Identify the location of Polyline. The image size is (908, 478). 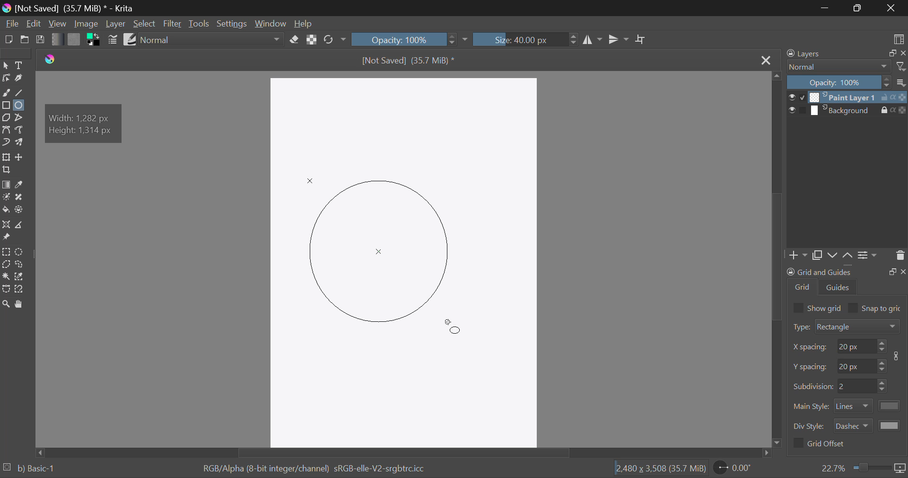
(20, 117).